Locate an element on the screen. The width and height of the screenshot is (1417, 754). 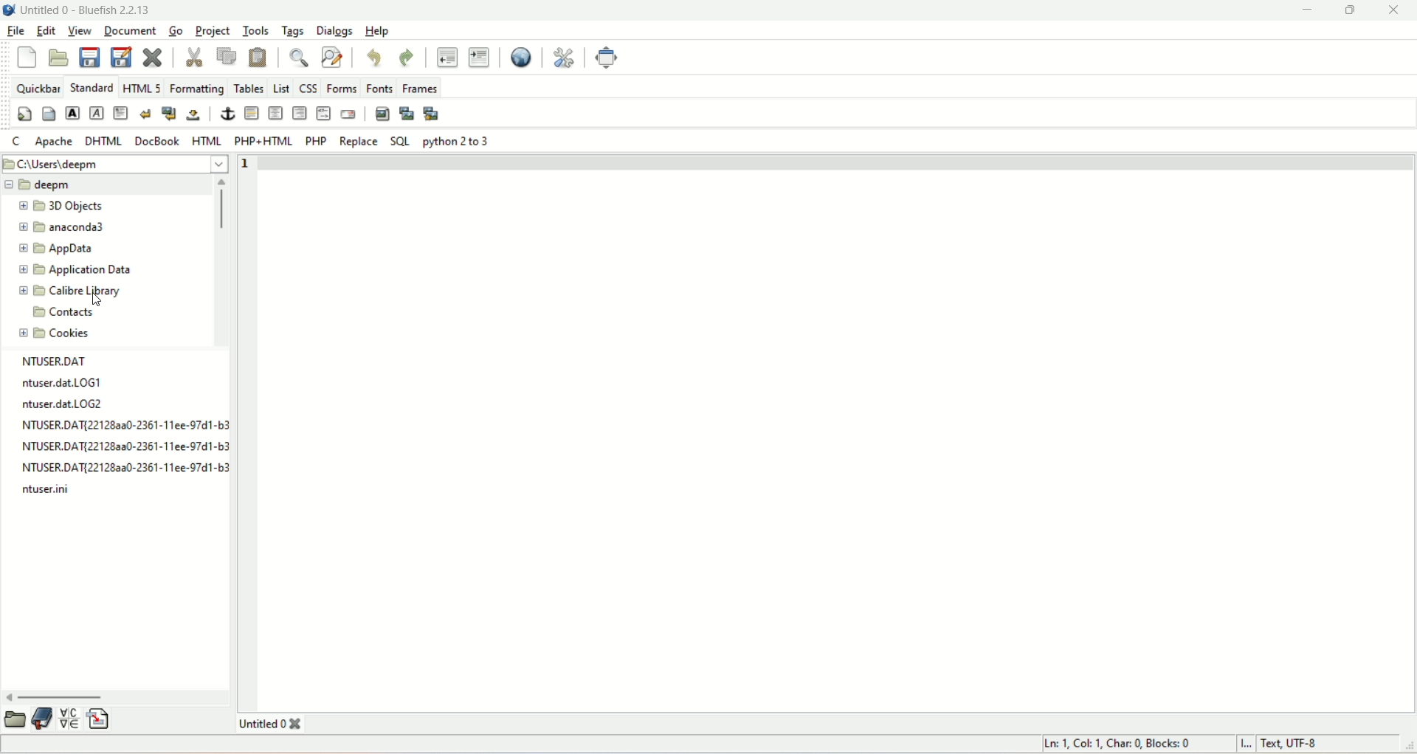
calibre is located at coordinates (73, 291).